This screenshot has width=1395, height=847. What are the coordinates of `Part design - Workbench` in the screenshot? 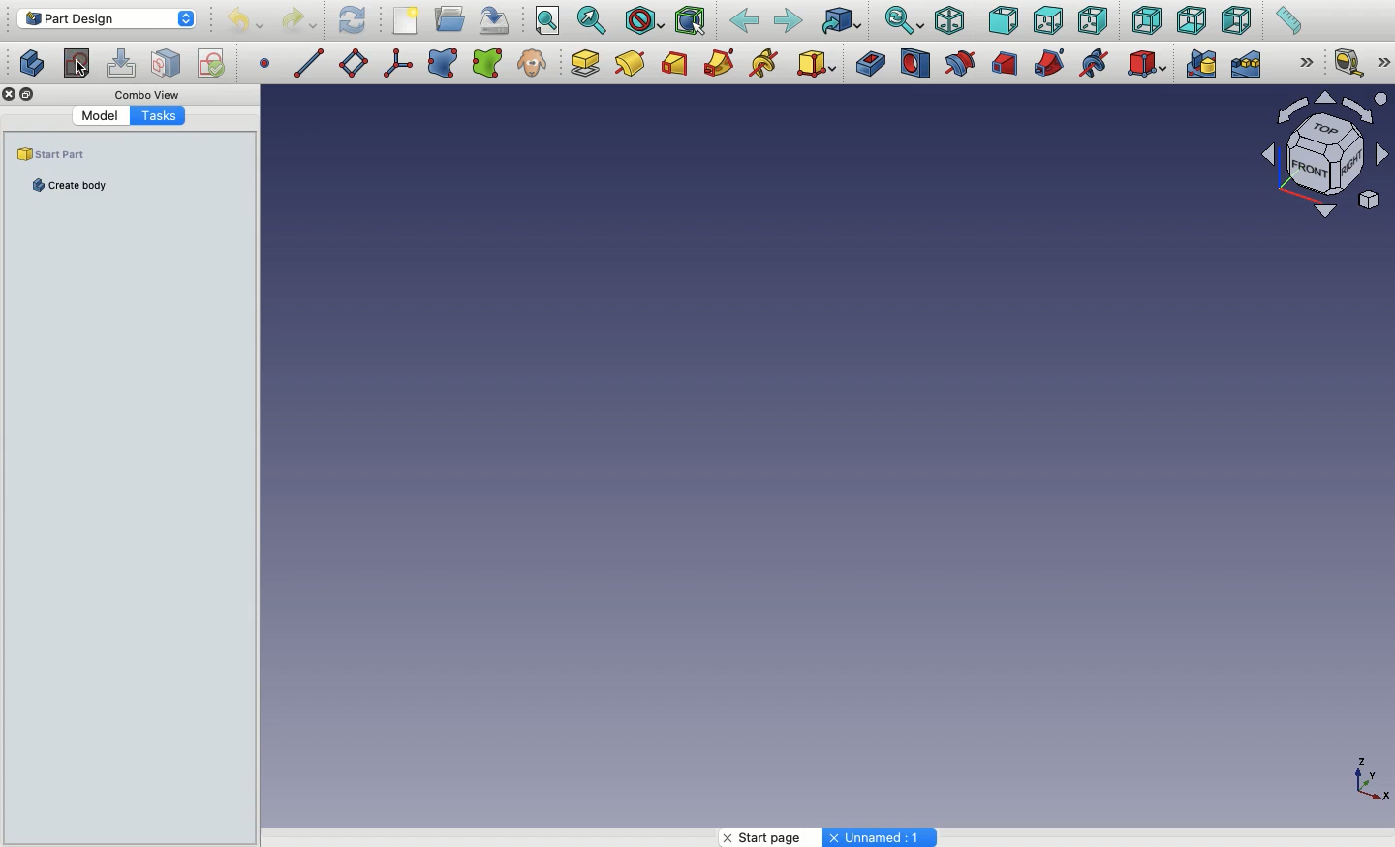 It's located at (106, 18).